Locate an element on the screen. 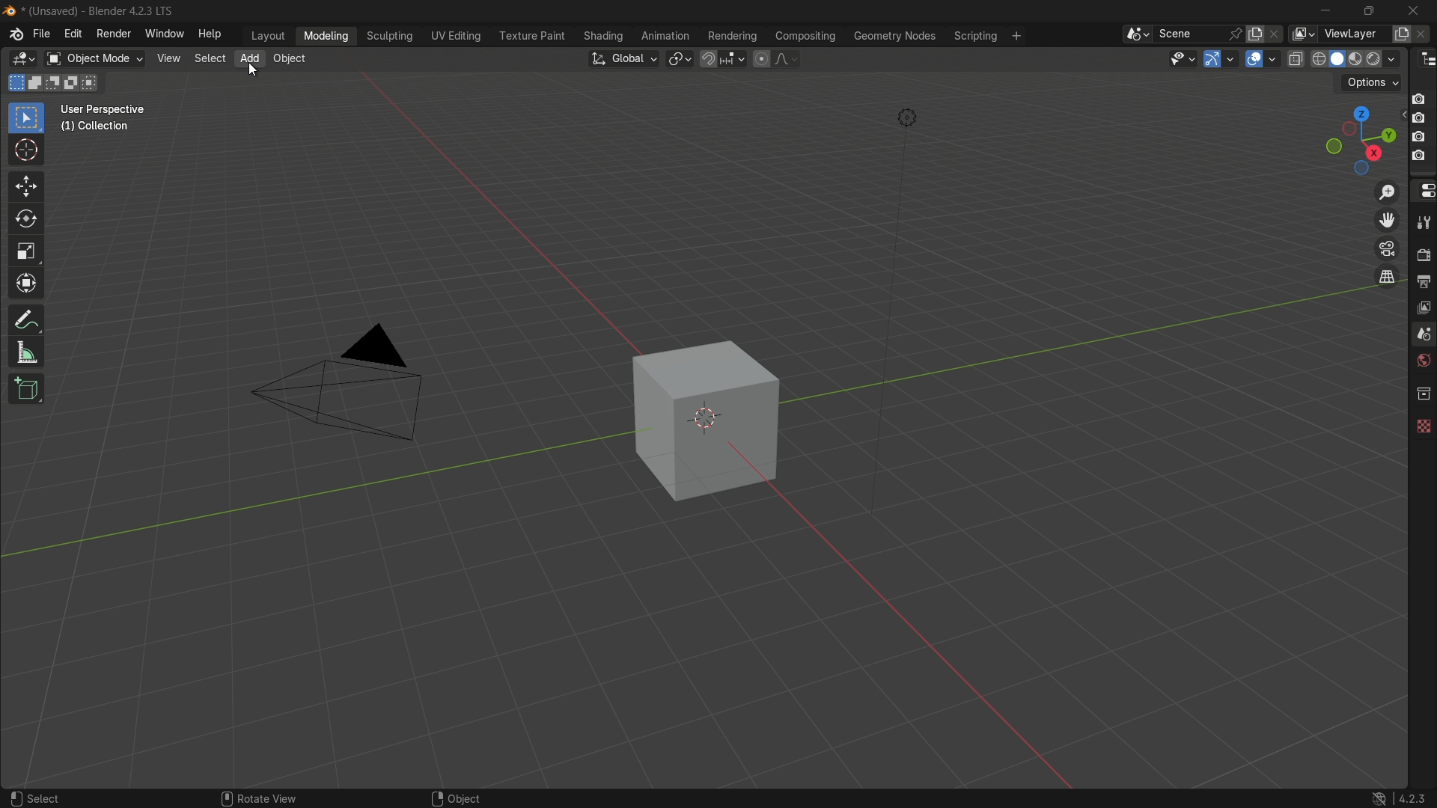 The height and width of the screenshot is (808, 1437). rotate and preset viewpoint is located at coordinates (1357, 138).